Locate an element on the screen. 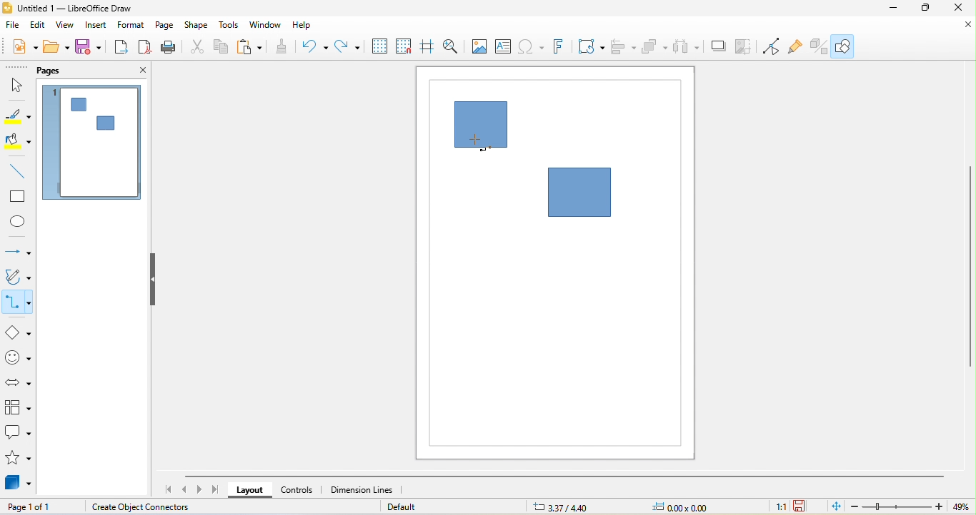  basic shapes is located at coordinates (17, 332).